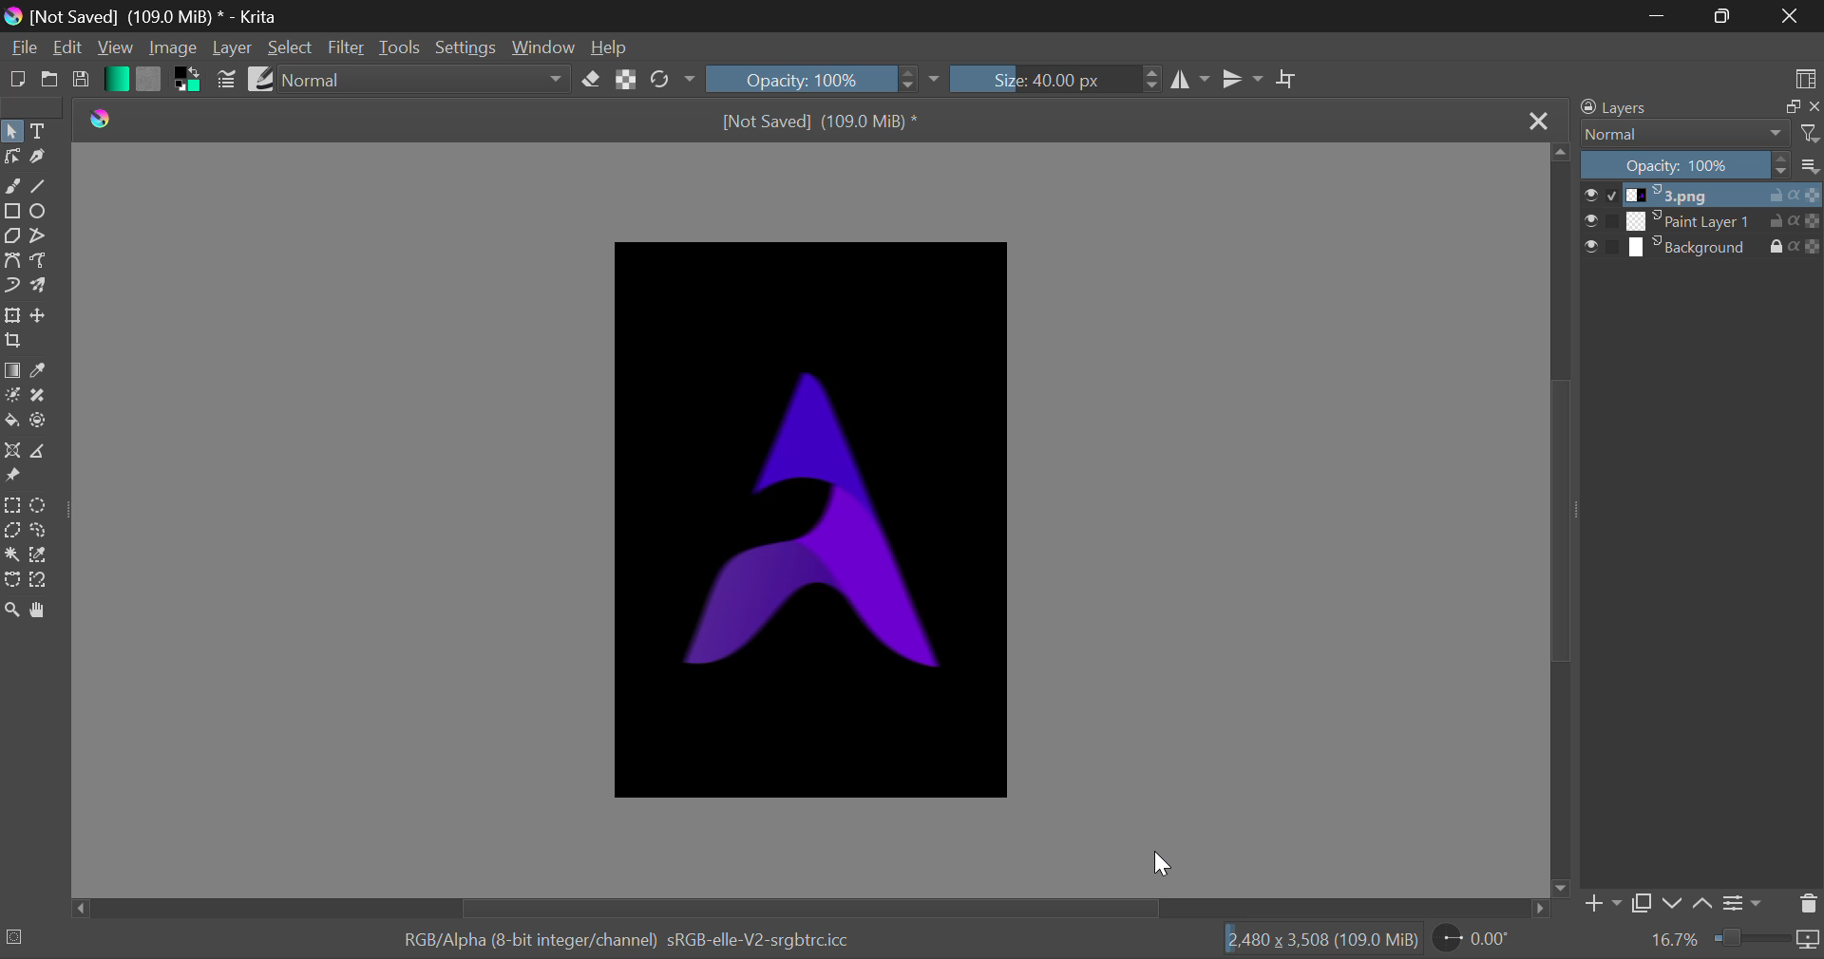 Image resolution: width=1824 pixels, height=959 pixels. I want to click on Move Layer Down, so click(1672, 903).